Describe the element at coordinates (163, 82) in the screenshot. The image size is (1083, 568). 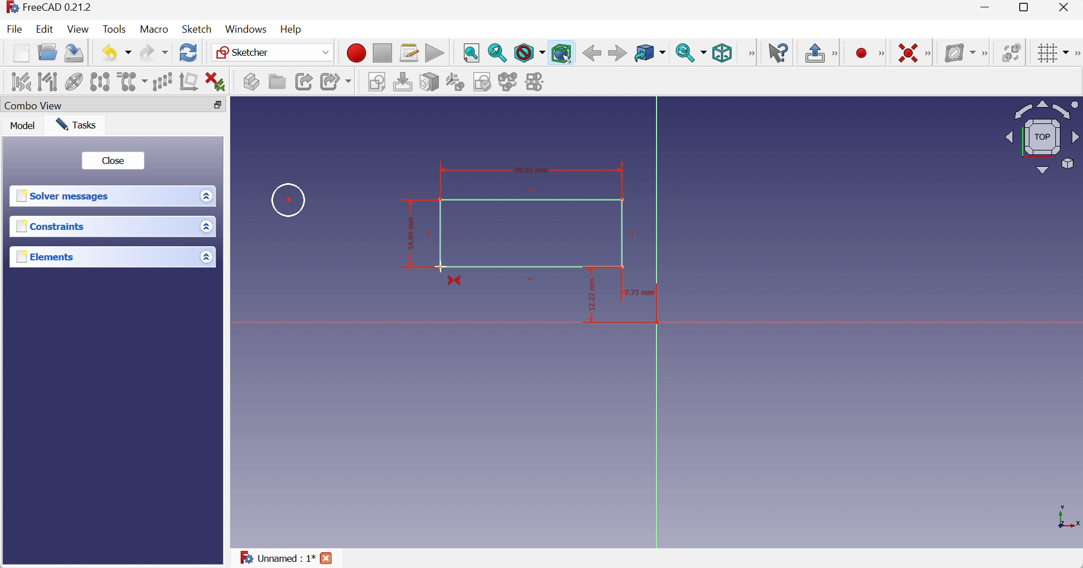
I see `Rectangular array` at that location.